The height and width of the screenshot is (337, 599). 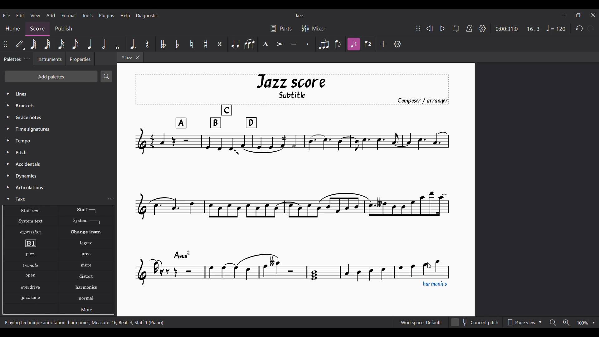 What do you see at coordinates (428, 266) in the screenshot?
I see `Cursor` at bounding box center [428, 266].